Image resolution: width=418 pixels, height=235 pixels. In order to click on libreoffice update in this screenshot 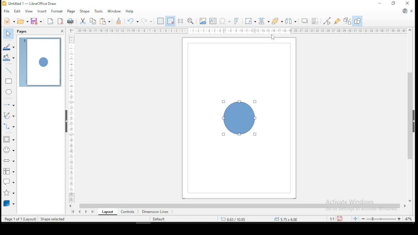, I will do `click(405, 11)`.